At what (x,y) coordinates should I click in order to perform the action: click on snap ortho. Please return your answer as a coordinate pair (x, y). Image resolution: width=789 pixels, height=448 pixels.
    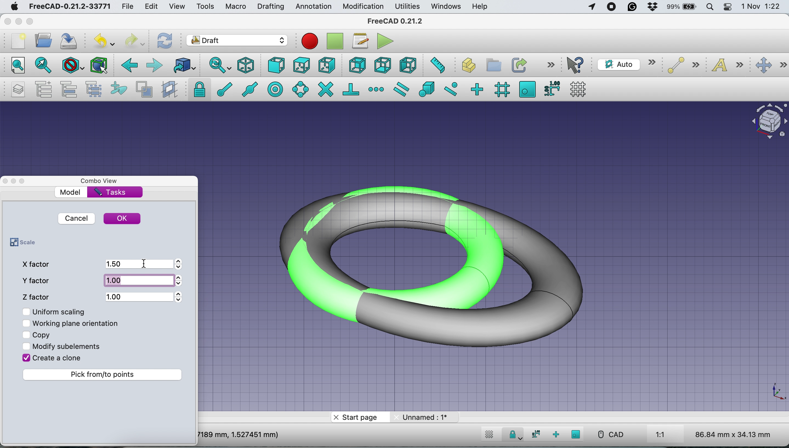
    Looking at the image, I should click on (555, 434).